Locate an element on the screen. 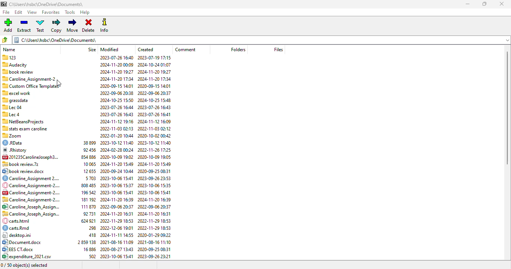 The image size is (511, 269). 2024-11-20 17:34 is located at coordinates (116, 78).